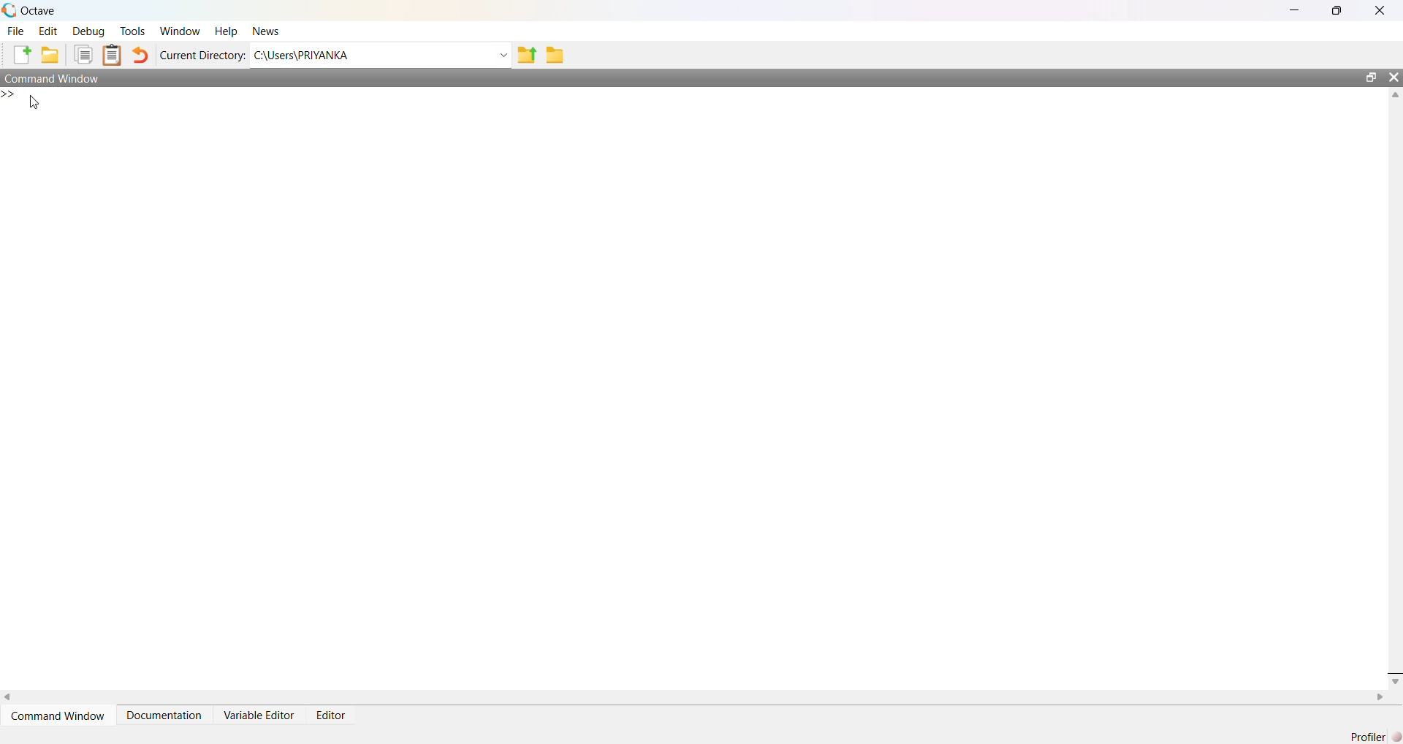  I want to click on logo, so click(10, 11).